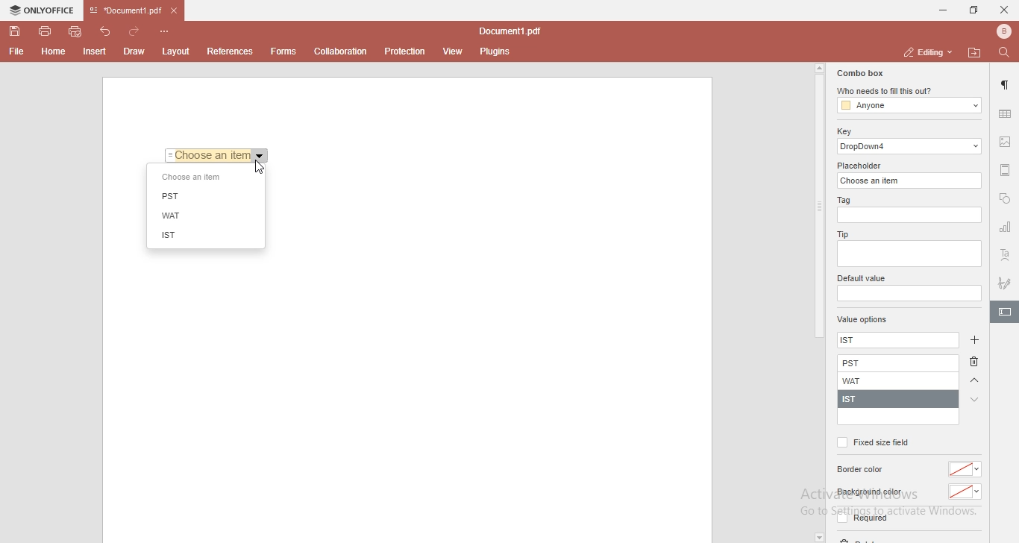 The image size is (1019, 543). Describe the element at coordinates (176, 195) in the screenshot. I see `PST` at that location.